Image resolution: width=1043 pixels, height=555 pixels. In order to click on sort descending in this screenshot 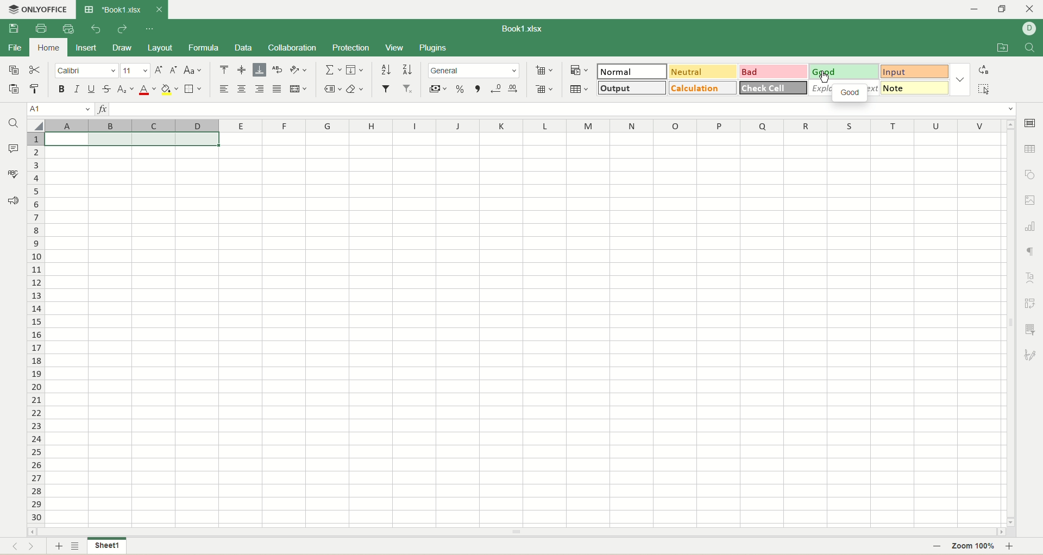, I will do `click(406, 70)`.